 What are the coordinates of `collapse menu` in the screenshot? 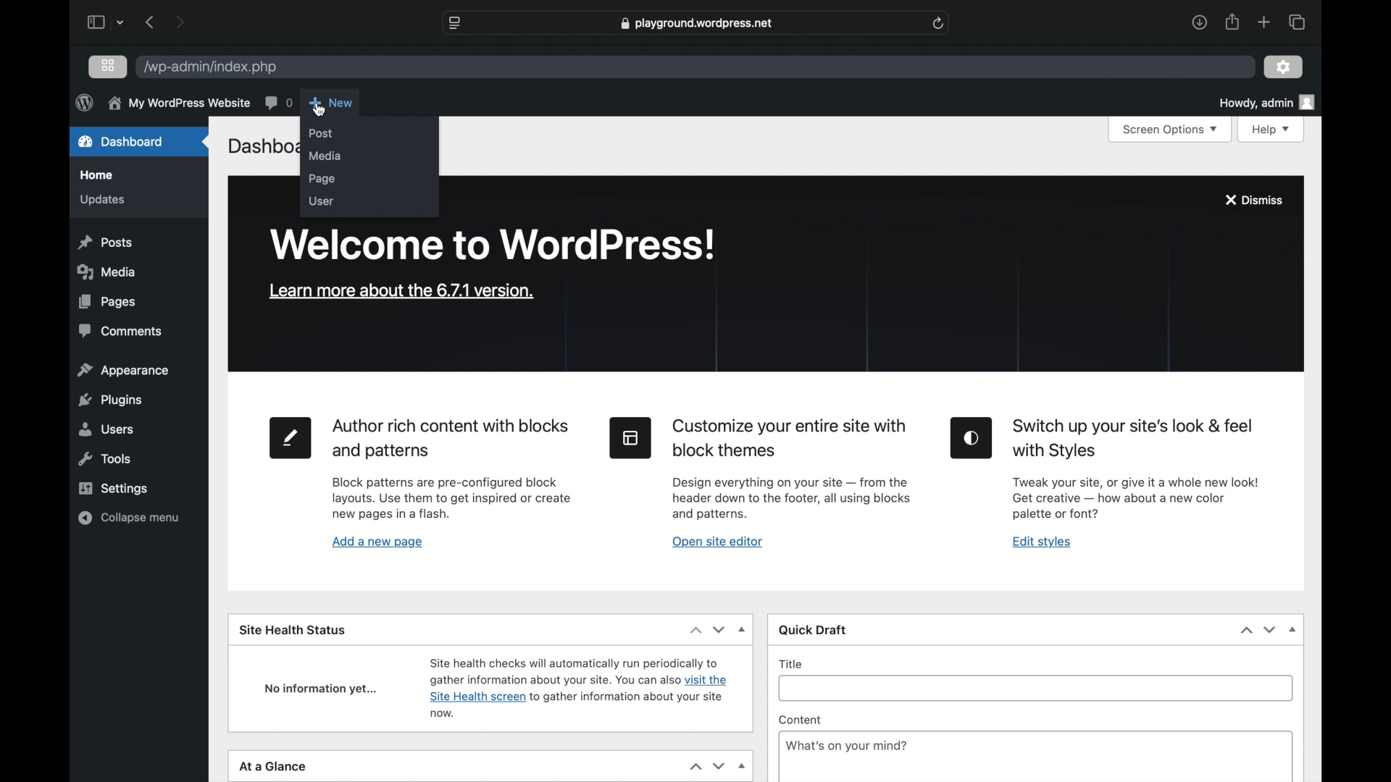 It's located at (130, 518).